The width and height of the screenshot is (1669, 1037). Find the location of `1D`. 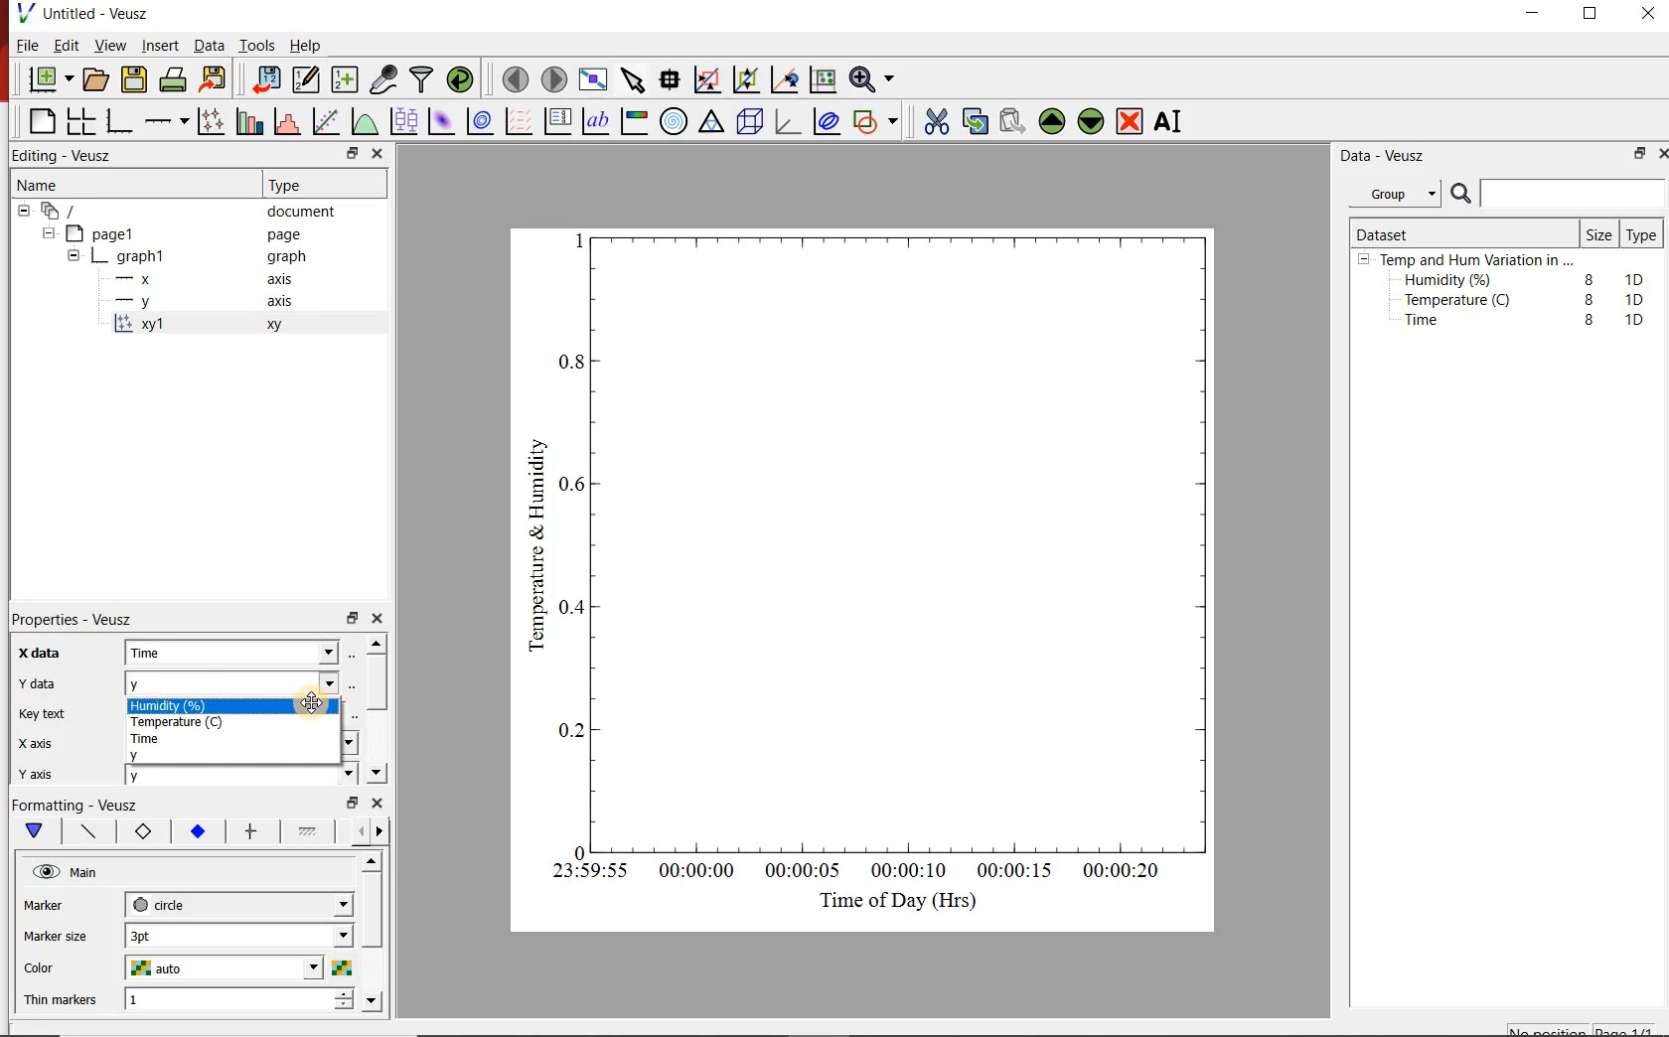

1D is located at coordinates (1634, 319).